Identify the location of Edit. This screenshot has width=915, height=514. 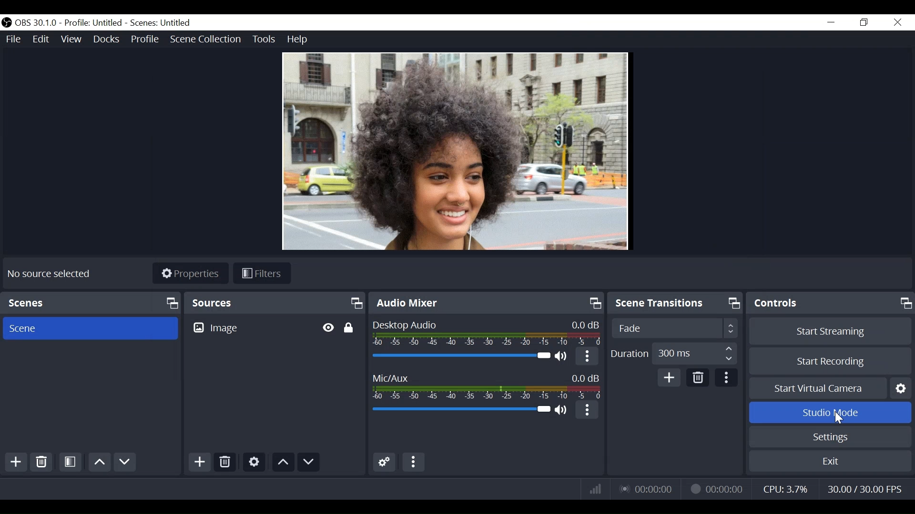
(41, 39).